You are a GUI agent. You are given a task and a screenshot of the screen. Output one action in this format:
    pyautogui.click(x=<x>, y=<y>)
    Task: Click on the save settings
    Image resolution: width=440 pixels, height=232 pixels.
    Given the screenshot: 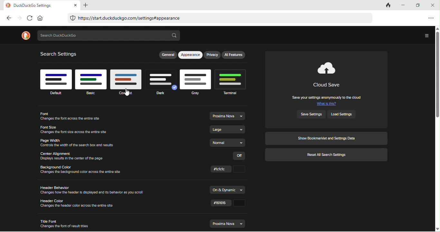 What is the action you would take?
    pyautogui.click(x=312, y=114)
    